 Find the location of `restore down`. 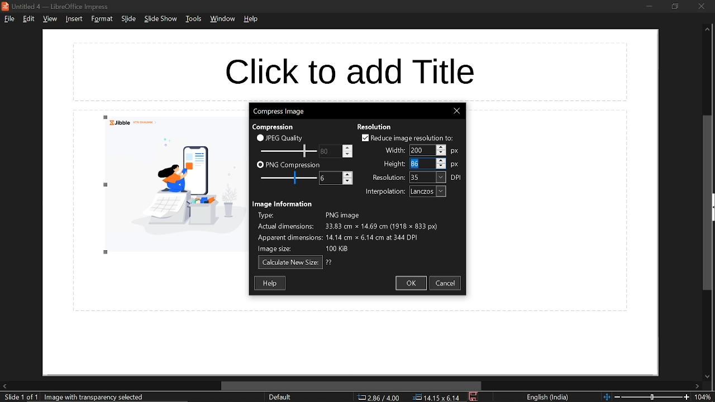

restore down is located at coordinates (674, 6).